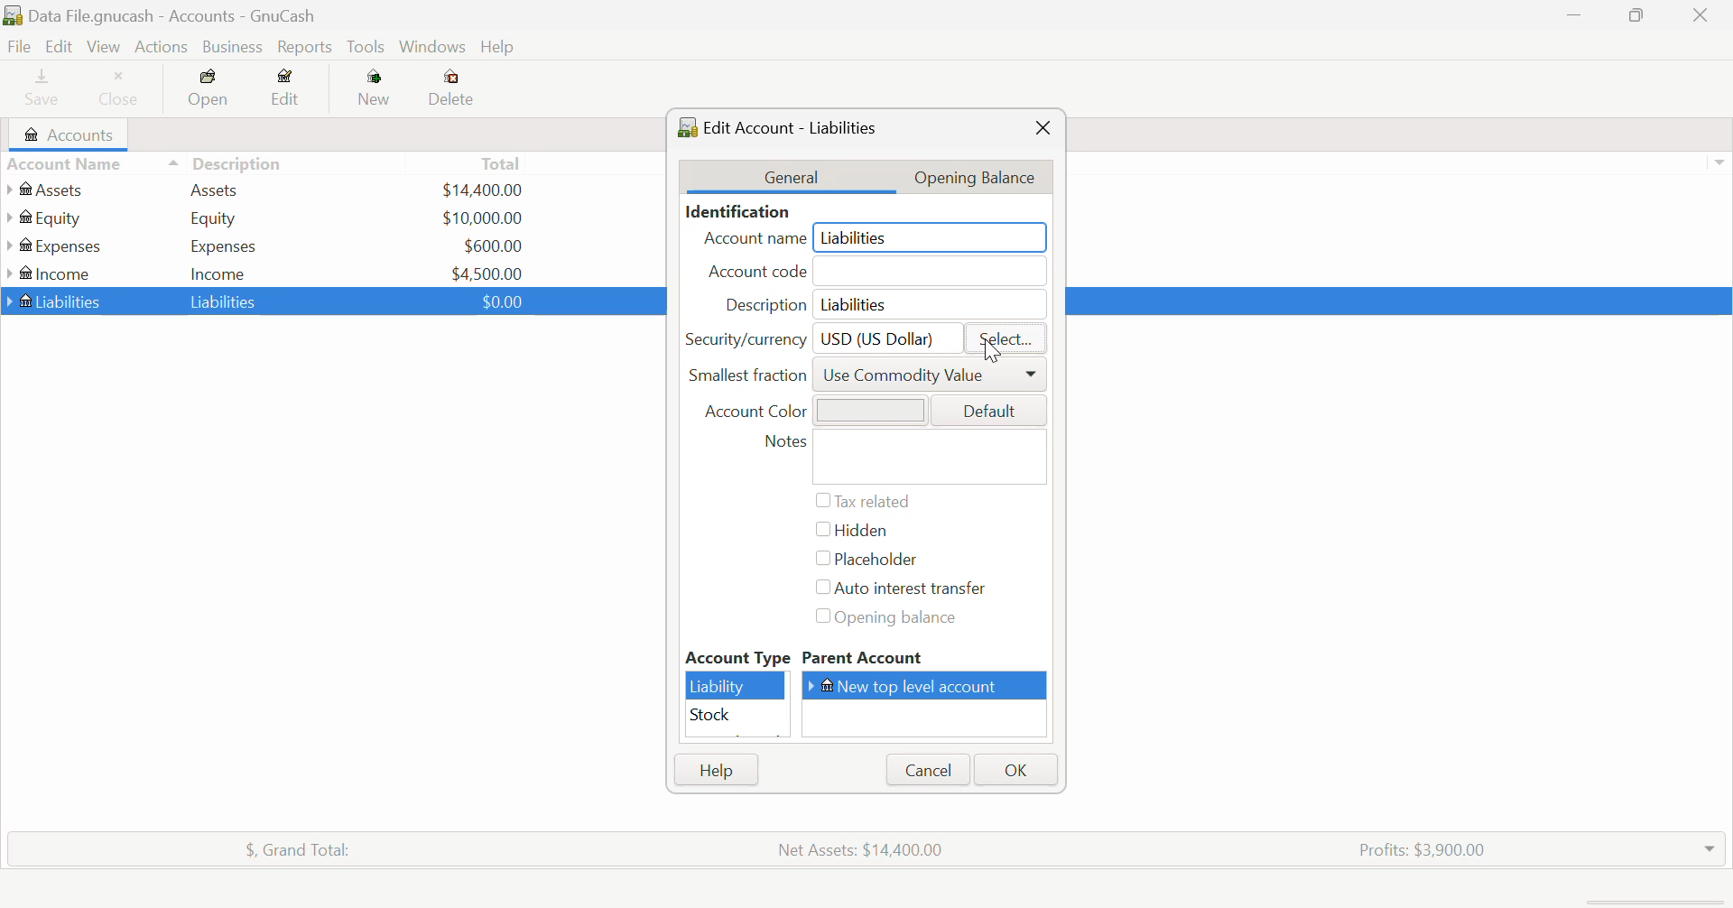 This screenshot has width=1733, height=908. Describe the element at coordinates (784, 125) in the screenshot. I see `Edit Account - Liabilities` at that location.